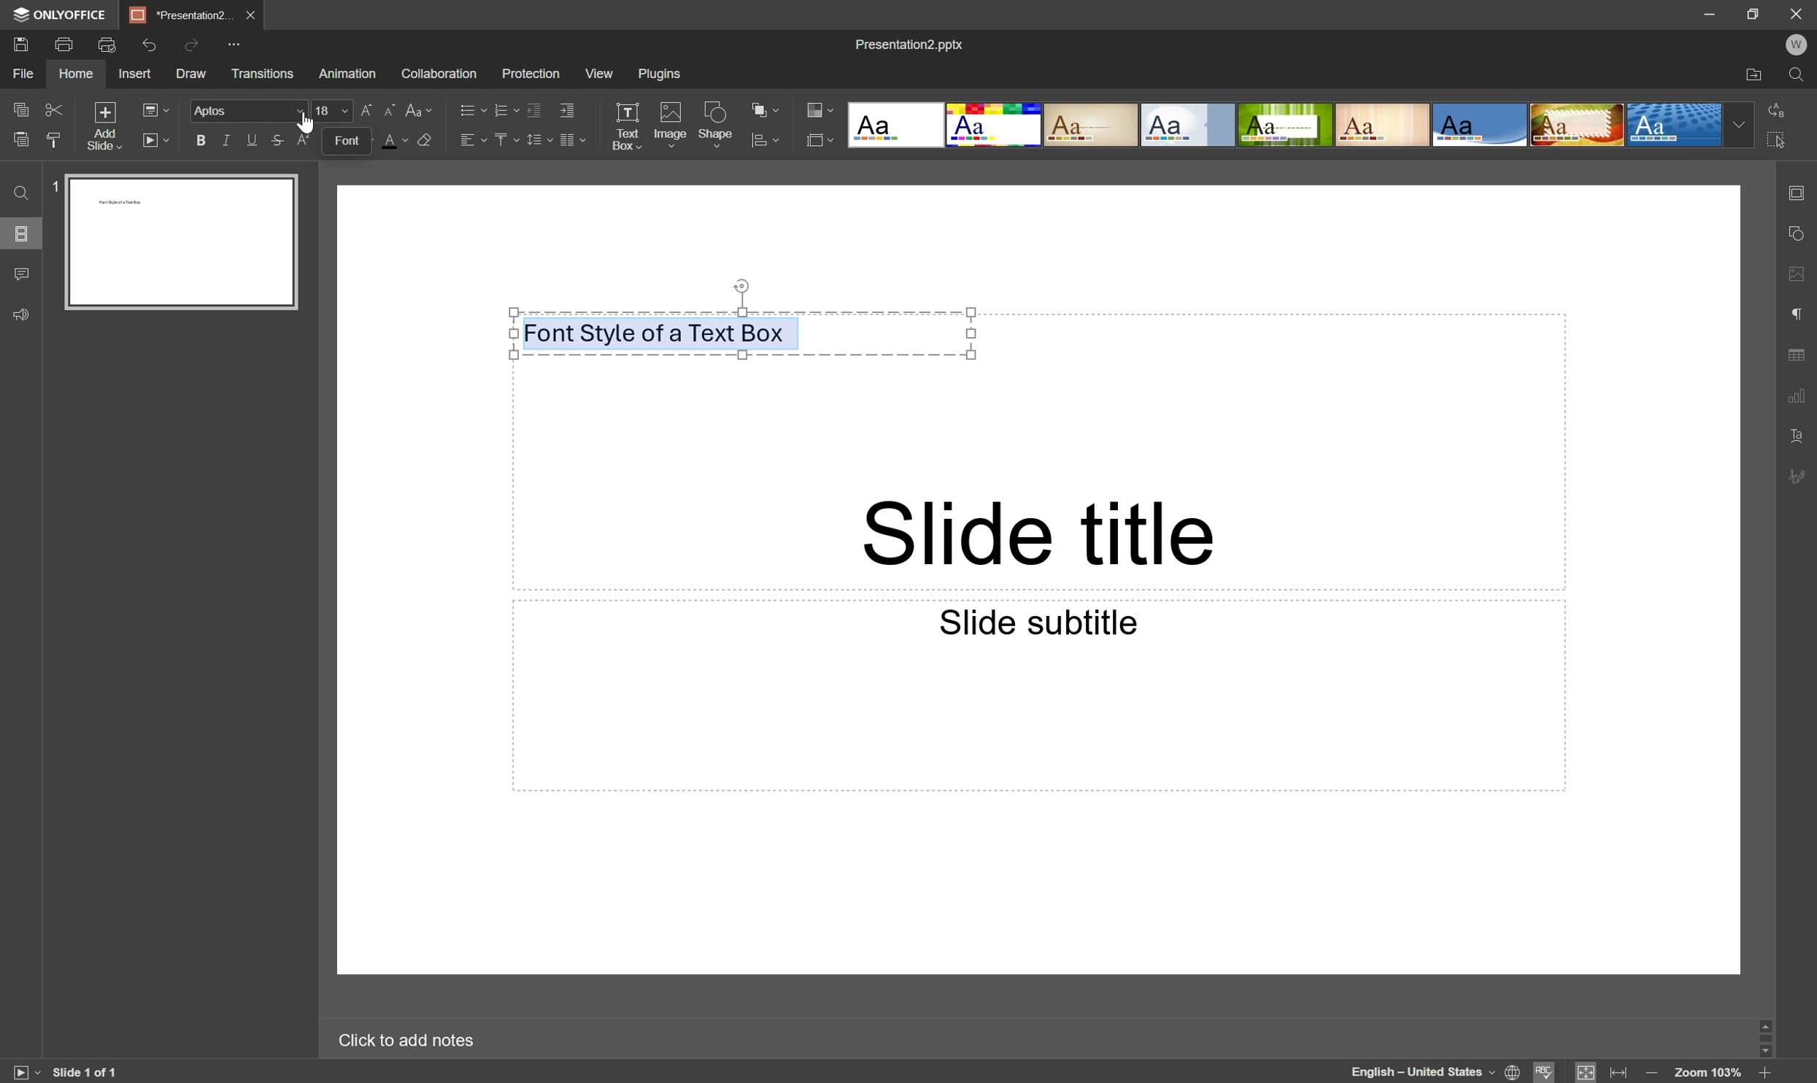 Image resolution: width=1817 pixels, height=1083 pixels. I want to click on Numbering, so click(502, 106).